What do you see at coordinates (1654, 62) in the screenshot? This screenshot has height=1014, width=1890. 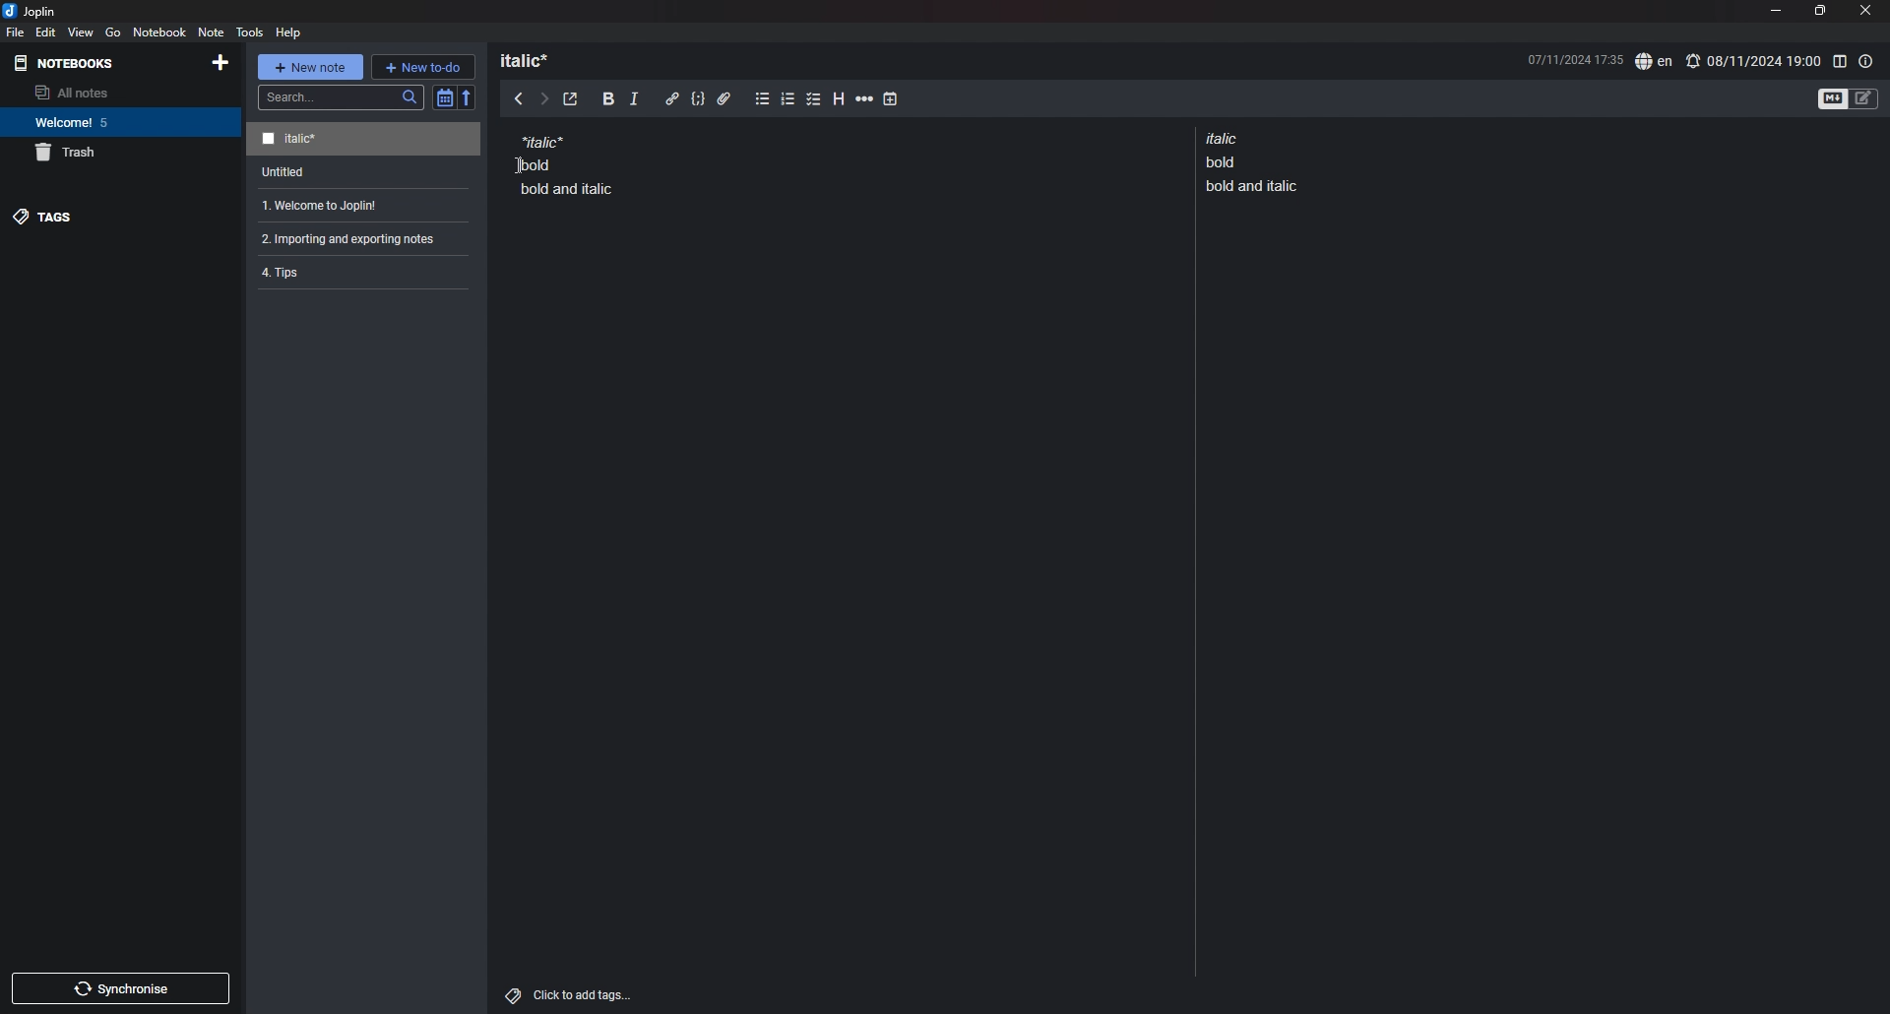 I see `spell check` at bounding box center [1654, 62].